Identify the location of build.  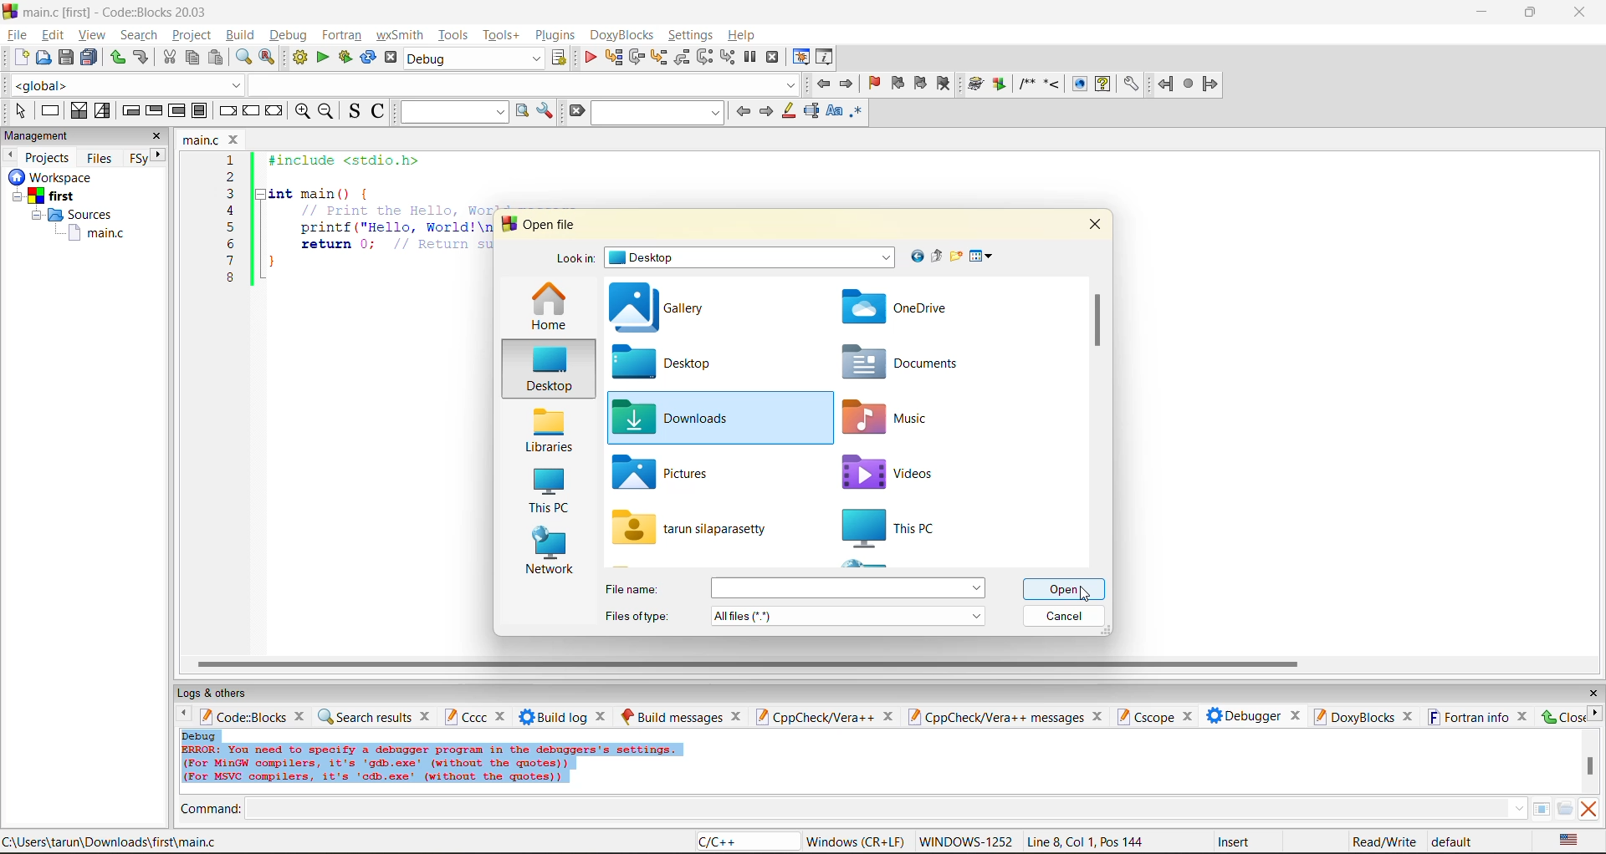
(239, 34).